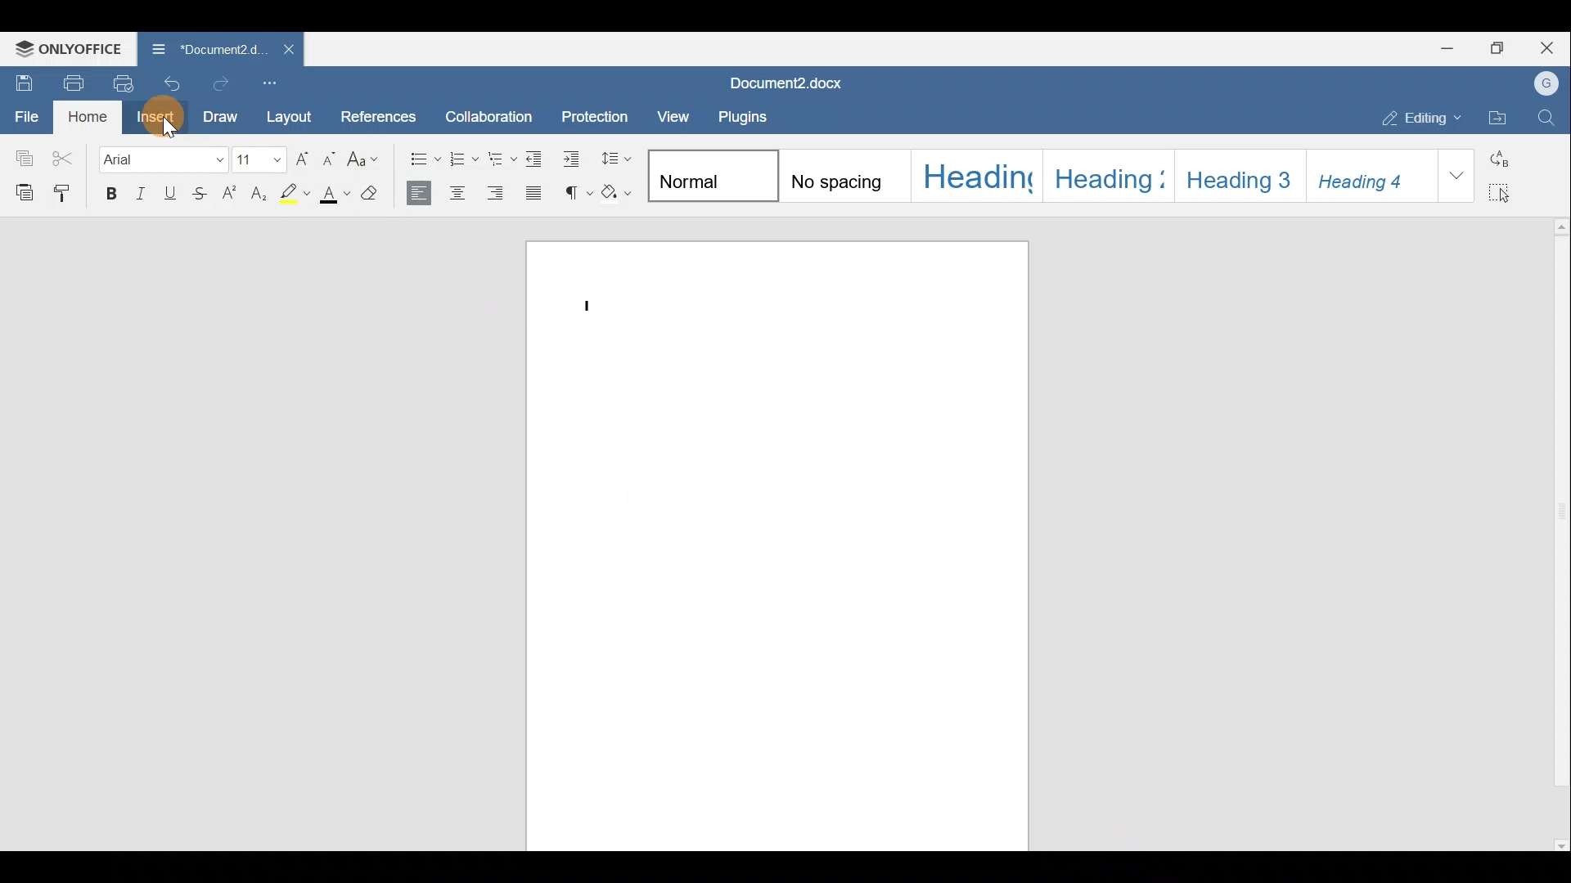 The image size is (1571, 883). I want to click on Style 2, so click(844, 175).